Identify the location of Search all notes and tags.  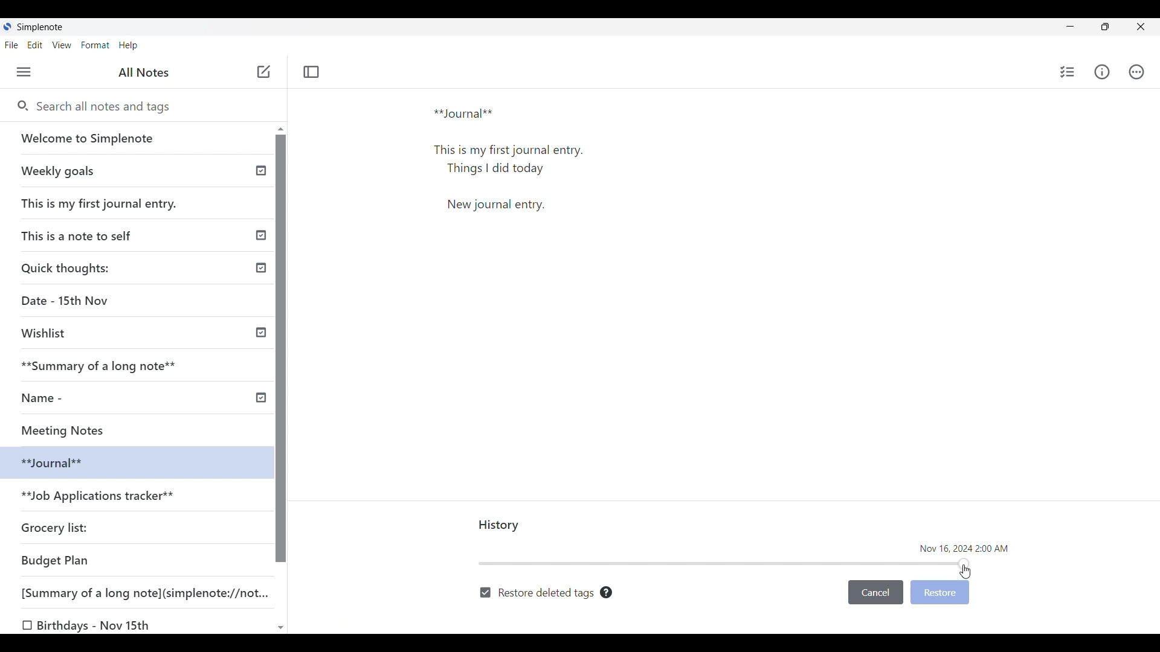
(150, 107).